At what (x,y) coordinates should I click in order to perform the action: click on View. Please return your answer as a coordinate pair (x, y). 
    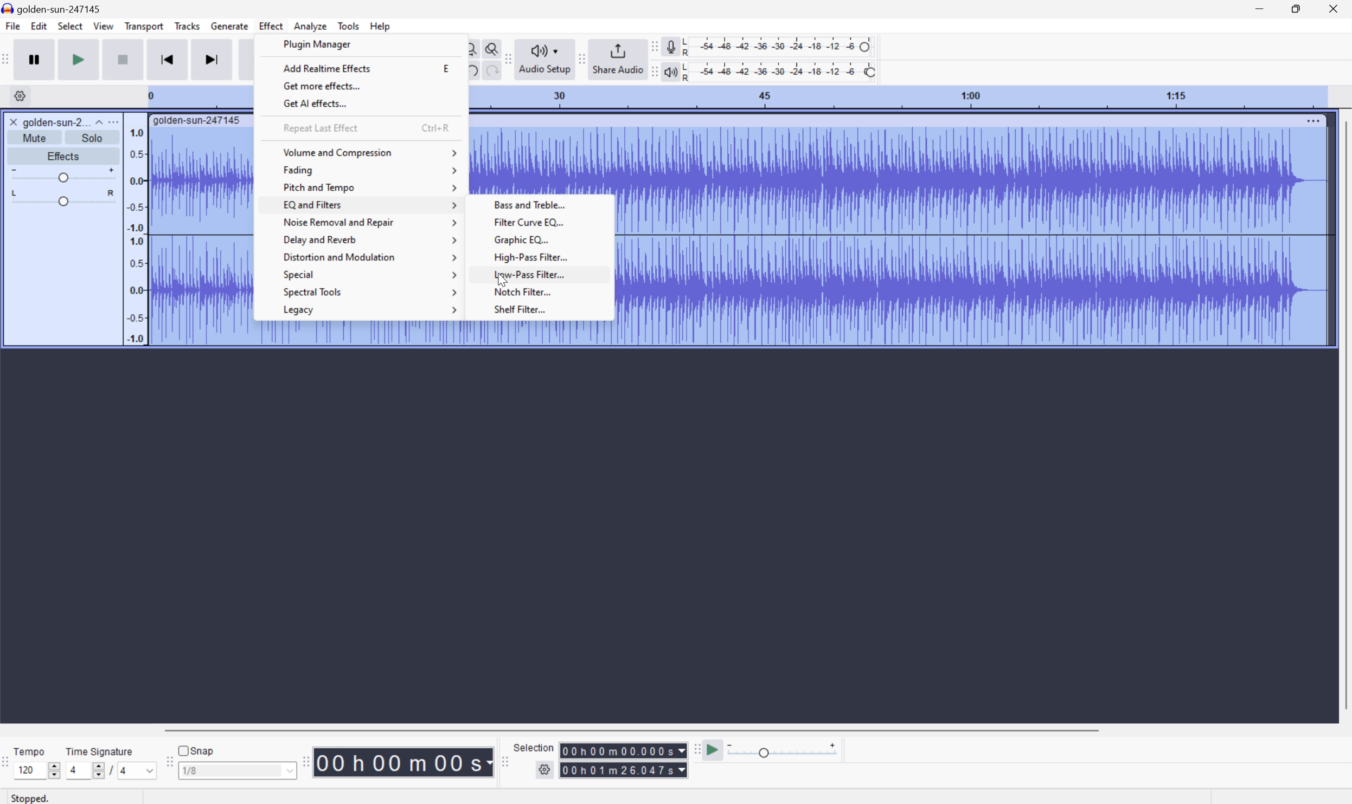
    Looking at the image, I should click on (104, 25).